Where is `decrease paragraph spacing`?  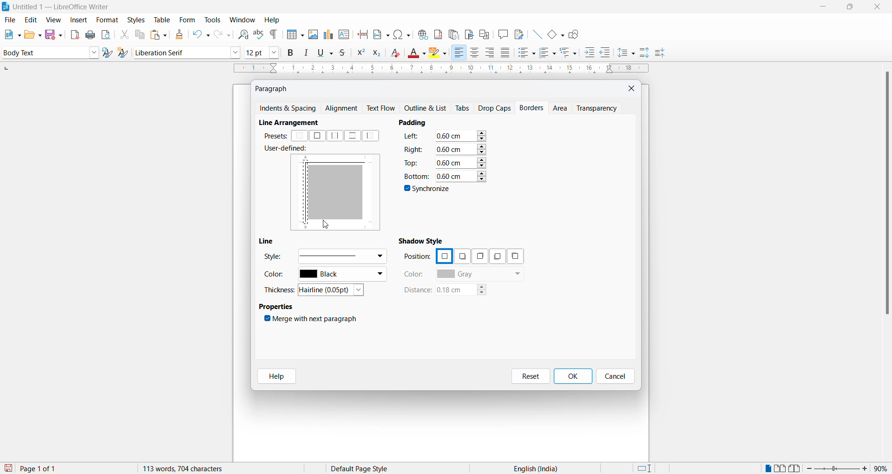 decrease paragraph spacing is located at coordinates (659, 53).